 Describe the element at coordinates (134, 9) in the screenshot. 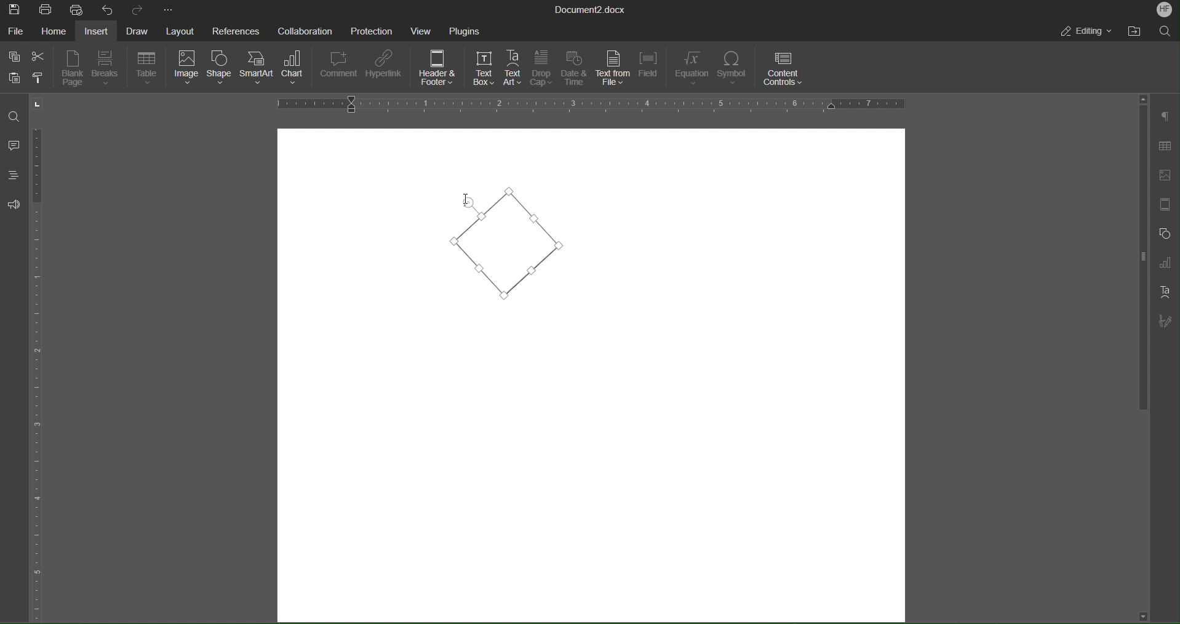

I see `Redo` at that location.